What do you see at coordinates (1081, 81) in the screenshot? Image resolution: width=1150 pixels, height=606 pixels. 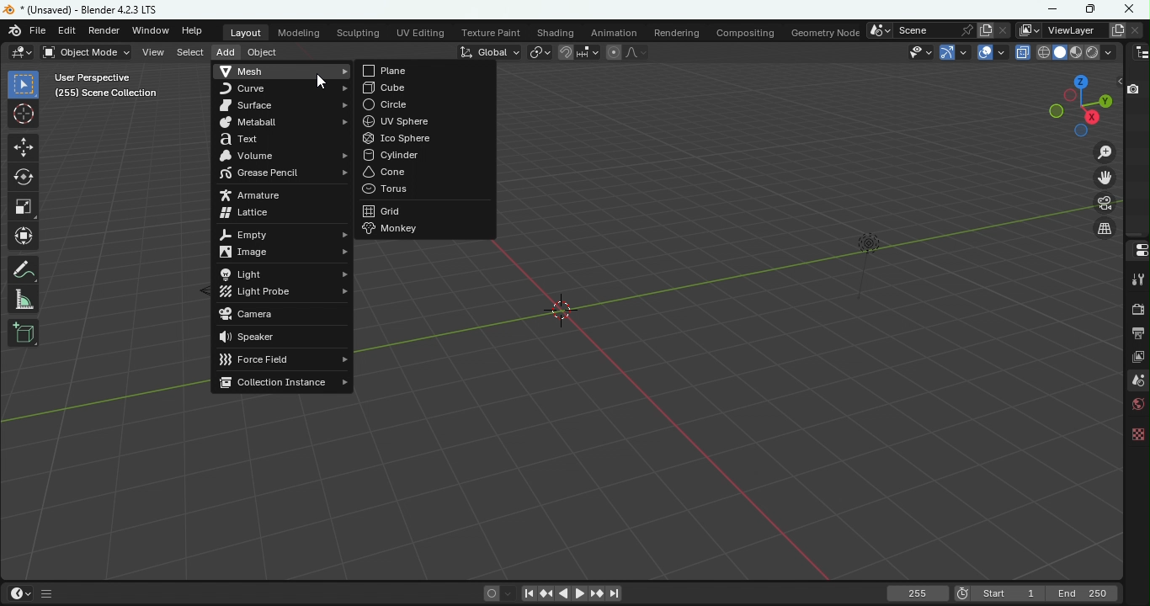 I see `Rotate the scene` at bounding box center [1081, 81].